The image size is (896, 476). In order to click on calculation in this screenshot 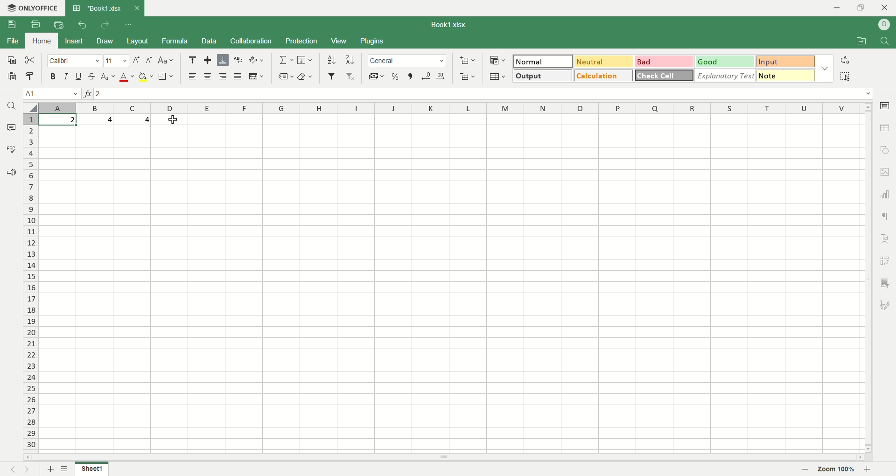, I will do `click(603, 75)`.